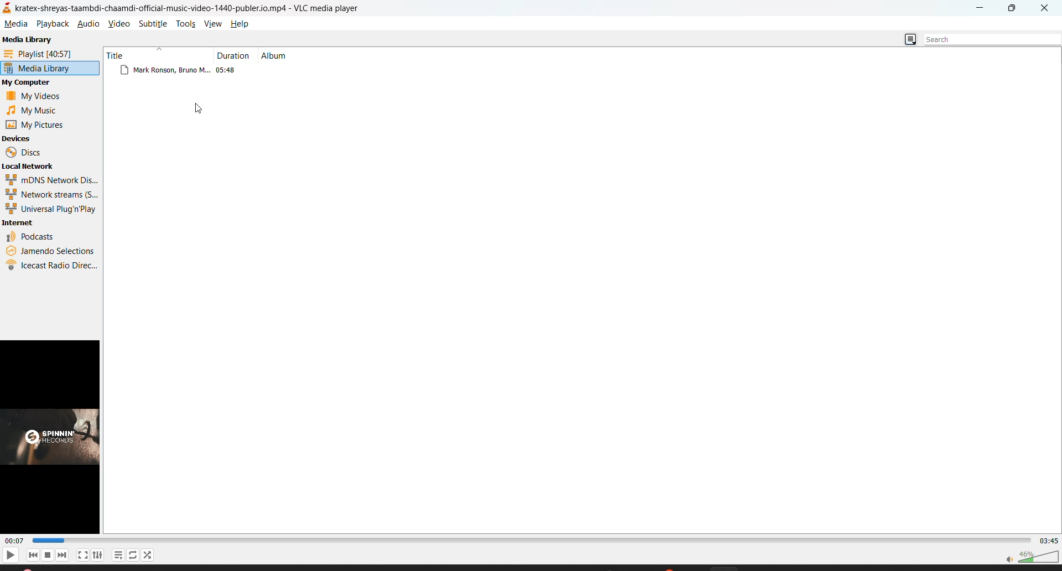 This screenshot has height=571, width=1062. What do you see at coordinates (215, 24) in the screenshot?
I see `view` at bounding box center [215, 24].